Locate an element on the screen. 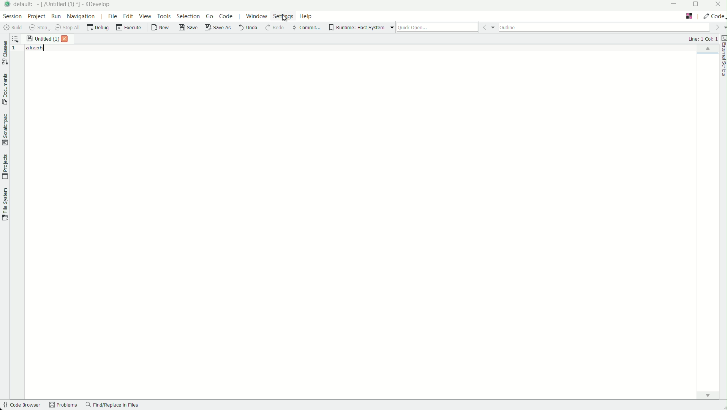 The image size is (727, 410). runtime host system is located at coordinates (357, 28).